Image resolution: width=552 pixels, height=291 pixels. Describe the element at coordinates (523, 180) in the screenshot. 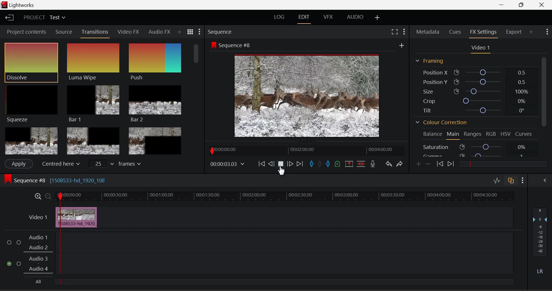

I see `Show Settings` at that location.